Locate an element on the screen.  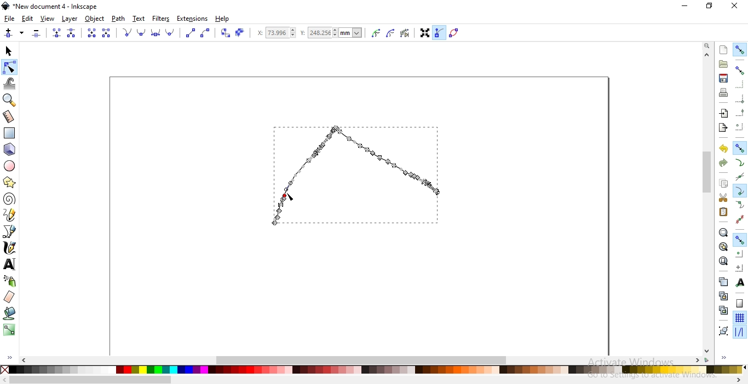
group selected objects is located at coordinates (723, 330).